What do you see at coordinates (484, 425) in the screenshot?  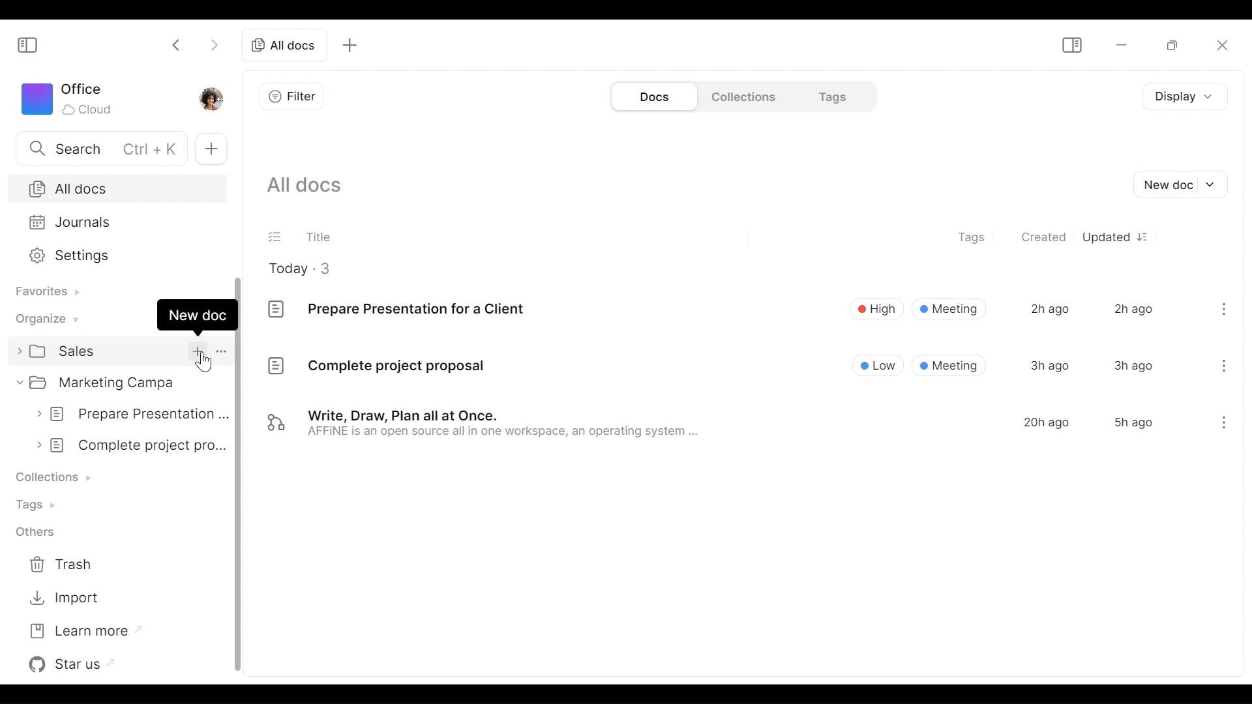 I see ` Write, Draw, Plan all at Once. AFFINE is an open source all in one workspace, an operating system ...` at bounding box center [484, 425].